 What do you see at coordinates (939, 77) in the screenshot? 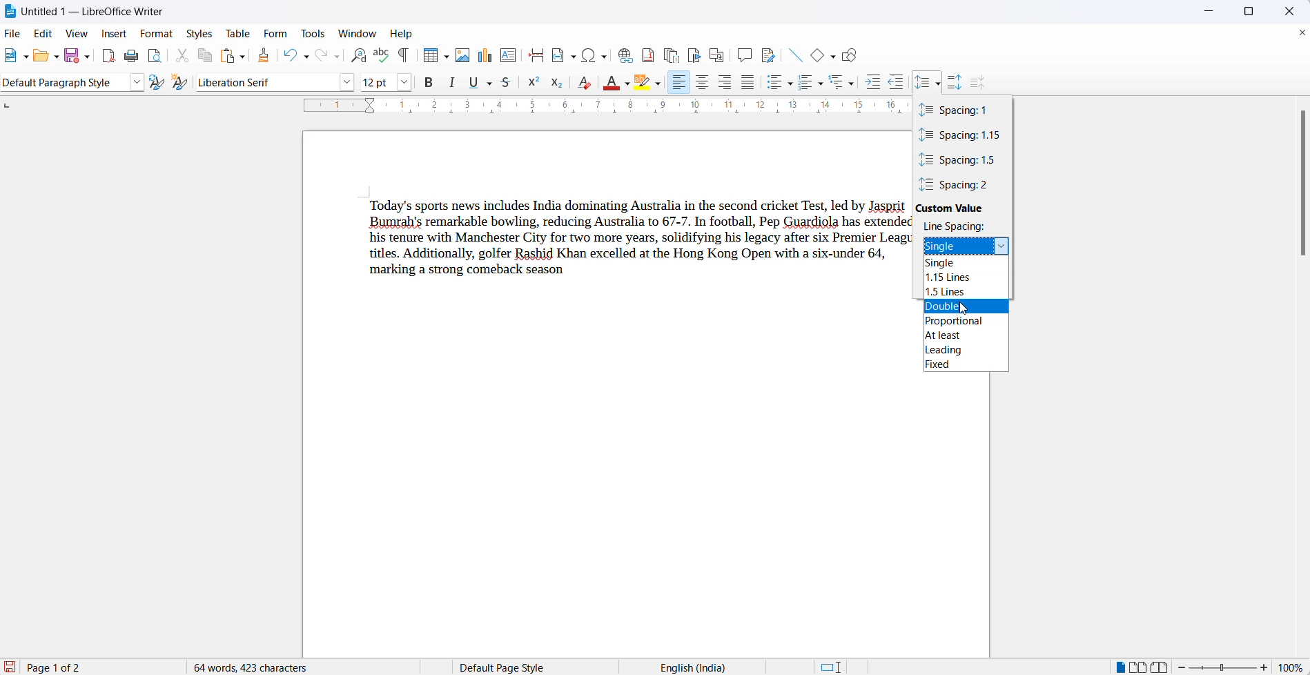
I see `cursor` at bounding box center [939, 77].